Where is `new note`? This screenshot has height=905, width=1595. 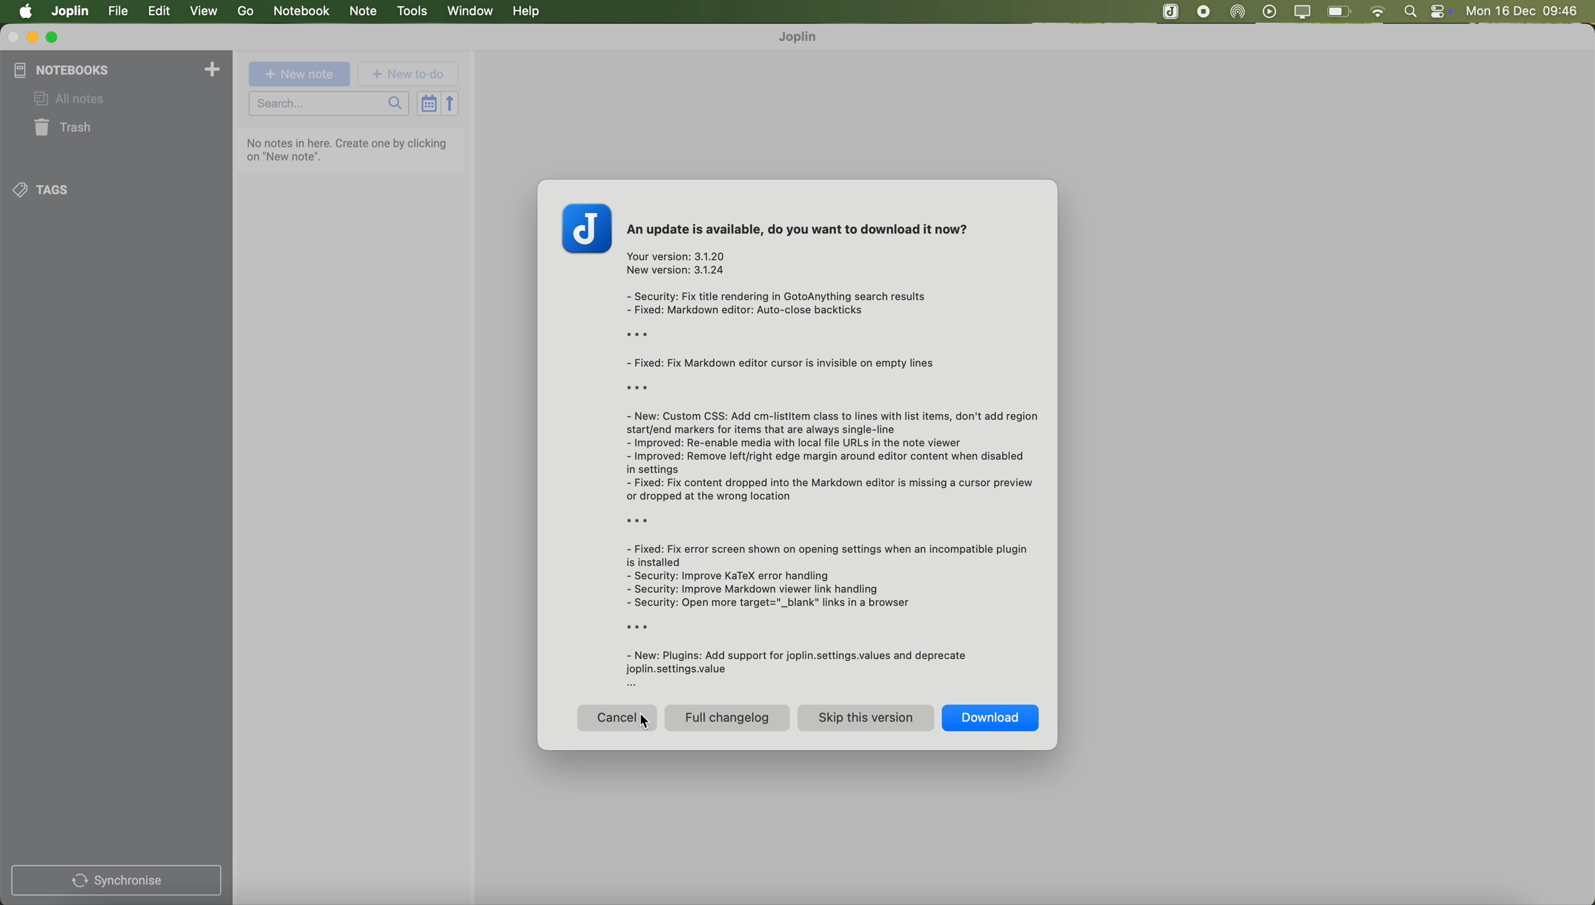 new note is located at coordinates (303, 76).